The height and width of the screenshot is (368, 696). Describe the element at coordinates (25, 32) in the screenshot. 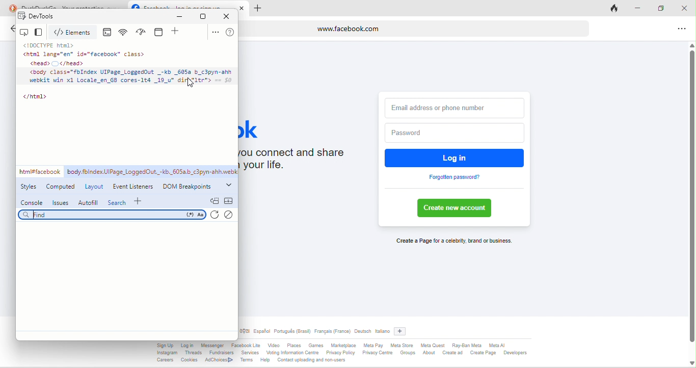

I see `inspect` at that location.